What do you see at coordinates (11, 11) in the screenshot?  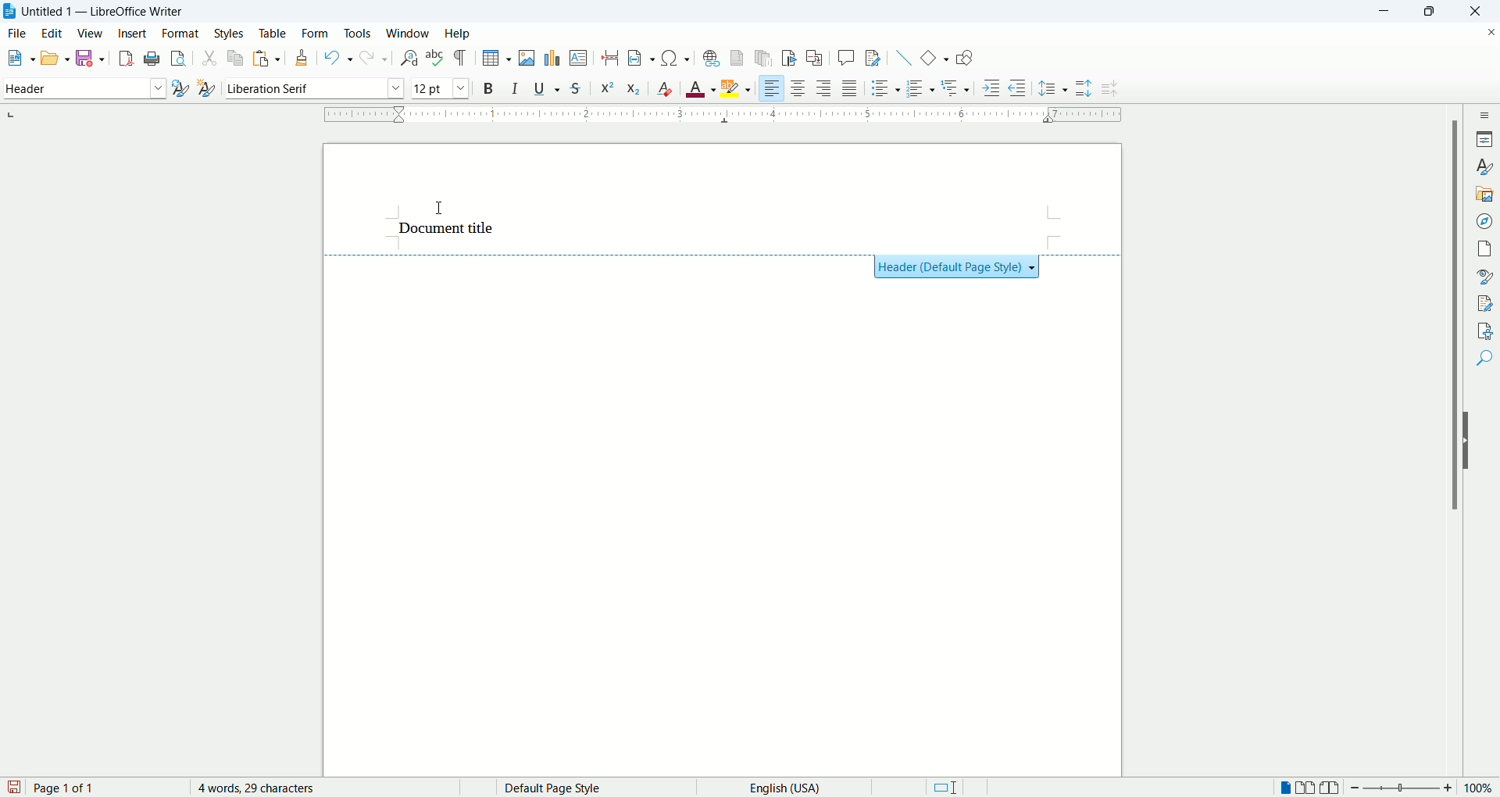 I see `application icon` at bounding box center [11, 11].